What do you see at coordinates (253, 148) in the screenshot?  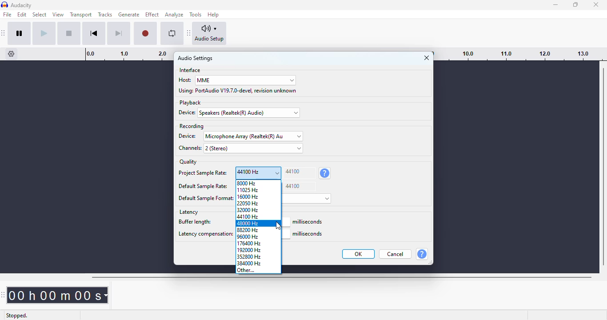 I see `select channels` at bounding box center [253, 148].